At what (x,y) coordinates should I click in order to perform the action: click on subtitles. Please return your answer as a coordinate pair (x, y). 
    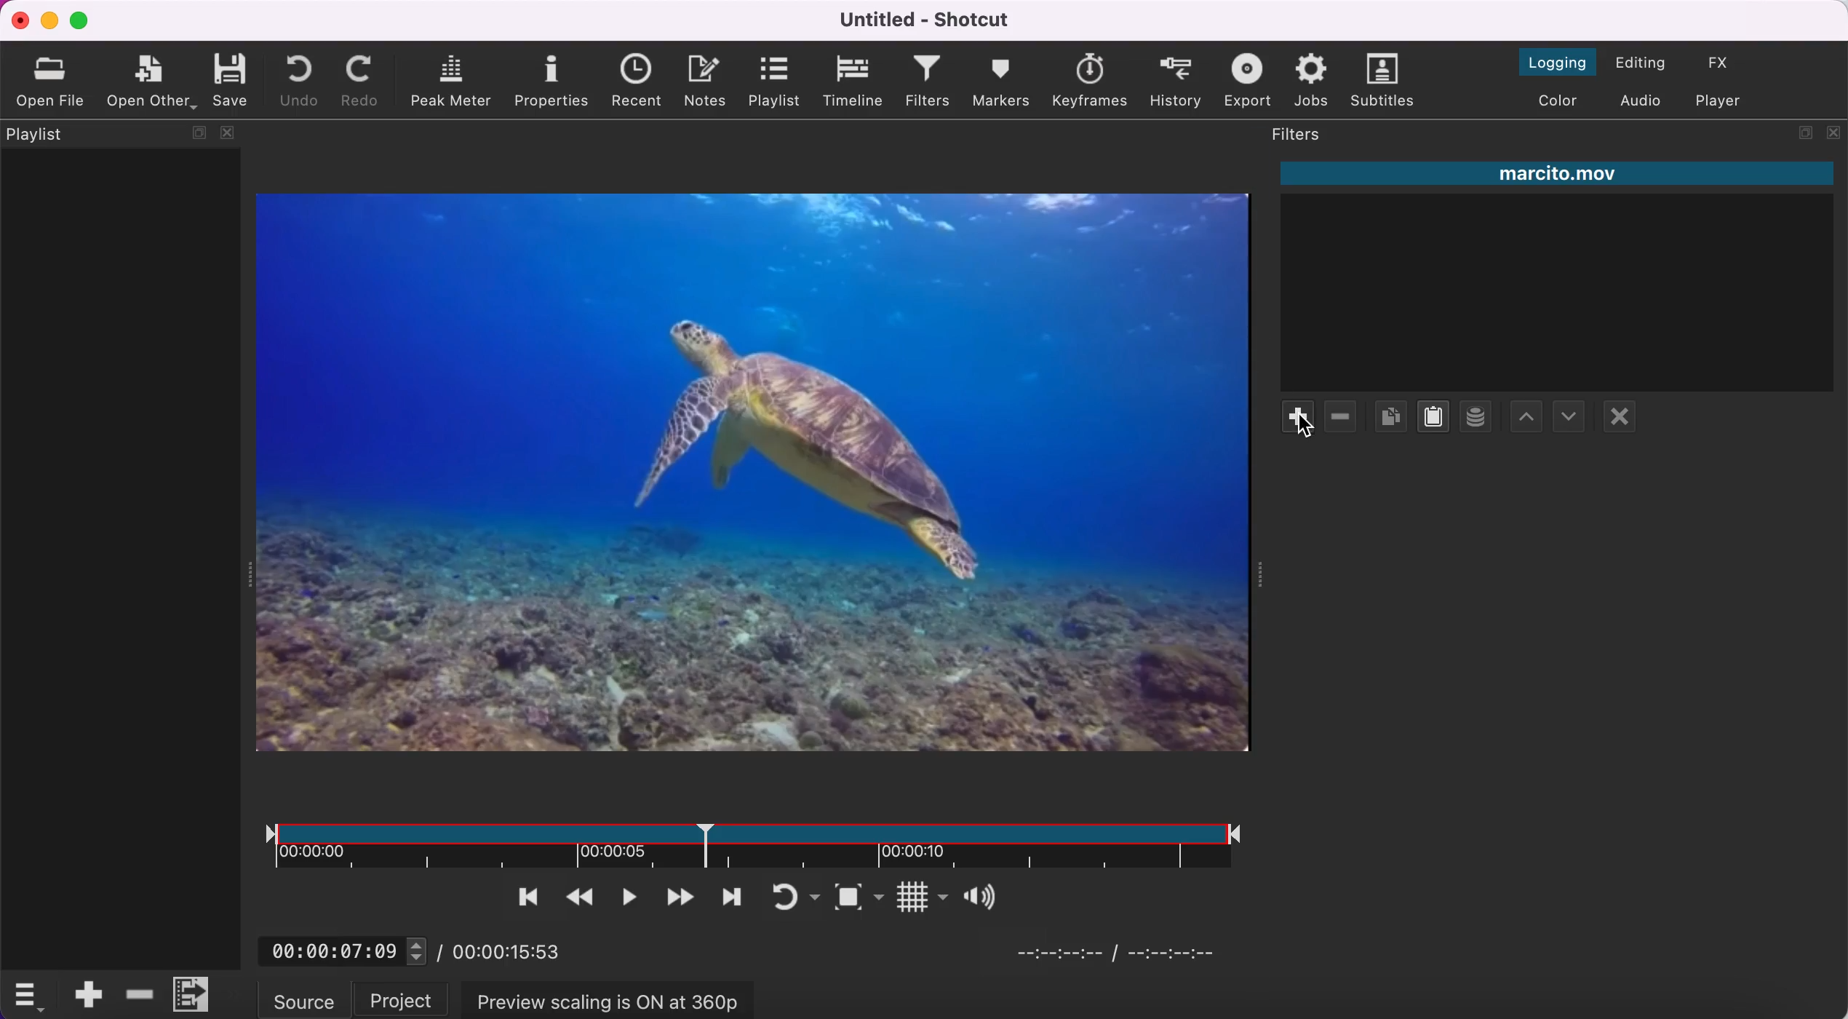
    Looking at the image, I should click on (1384, 82).